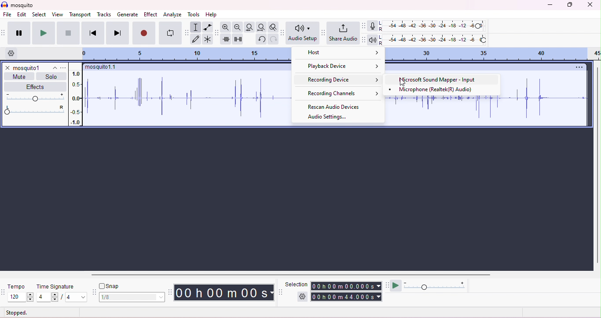 The height and width of the screenshot is (318, 601). I want to click on timeline, so click(191, 54).